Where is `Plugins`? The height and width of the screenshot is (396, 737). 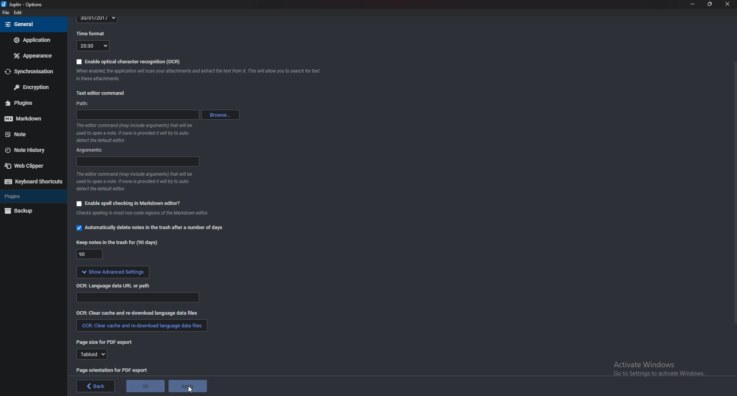 Plugins is located at coordinates (30, 102).